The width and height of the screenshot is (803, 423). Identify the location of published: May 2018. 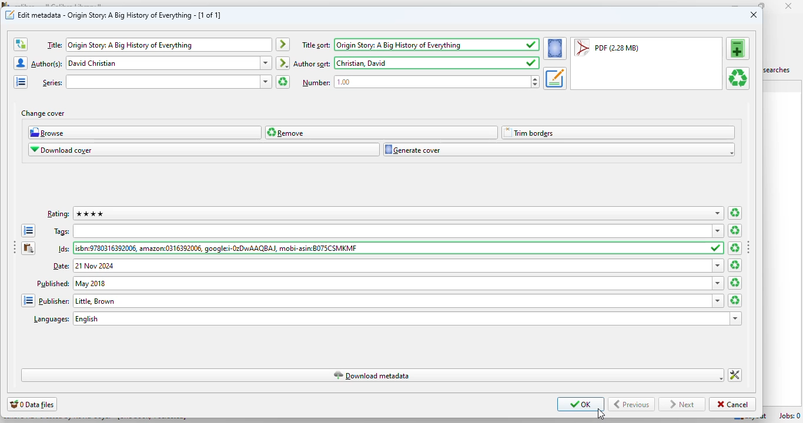
(392, 283).